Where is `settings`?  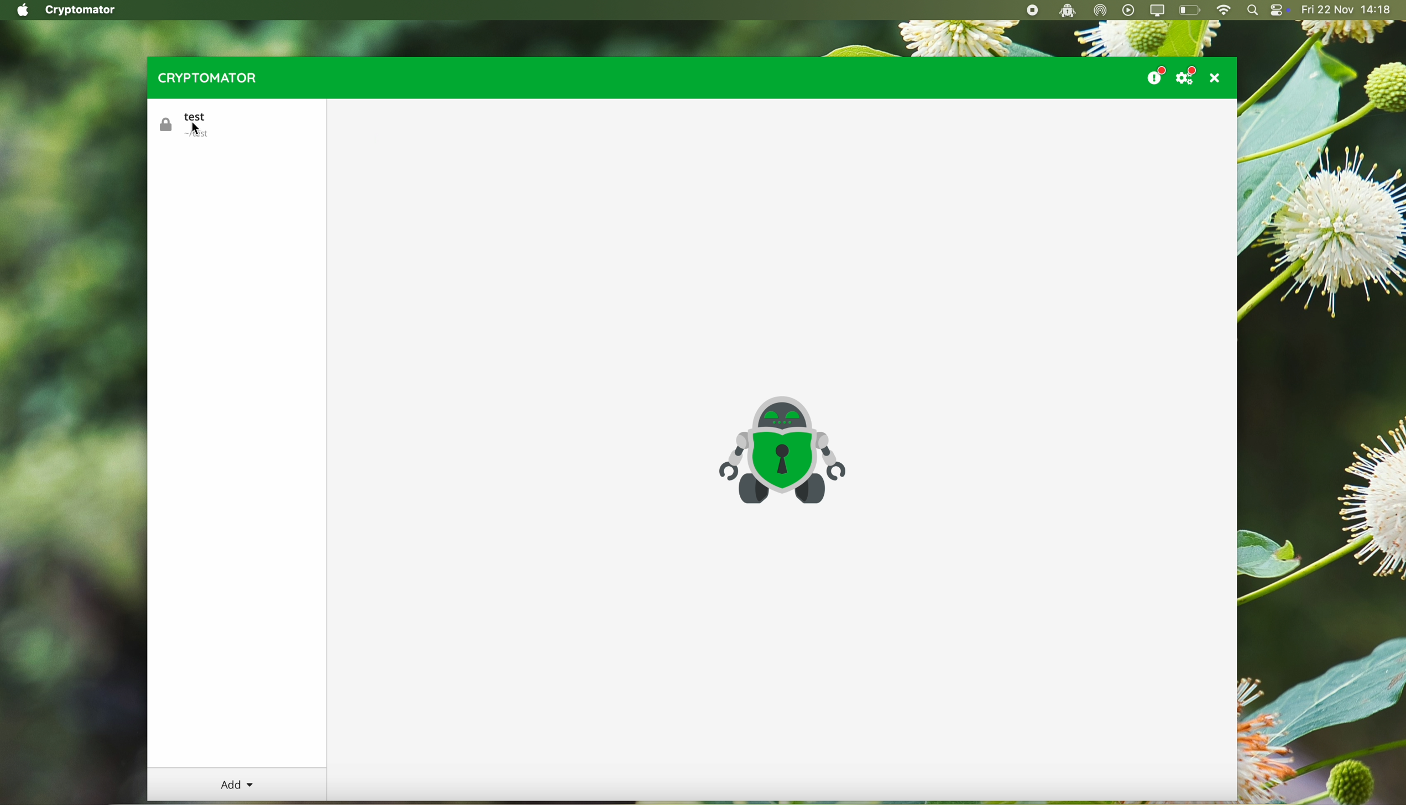 settings is located at coordinates (1189, 75).